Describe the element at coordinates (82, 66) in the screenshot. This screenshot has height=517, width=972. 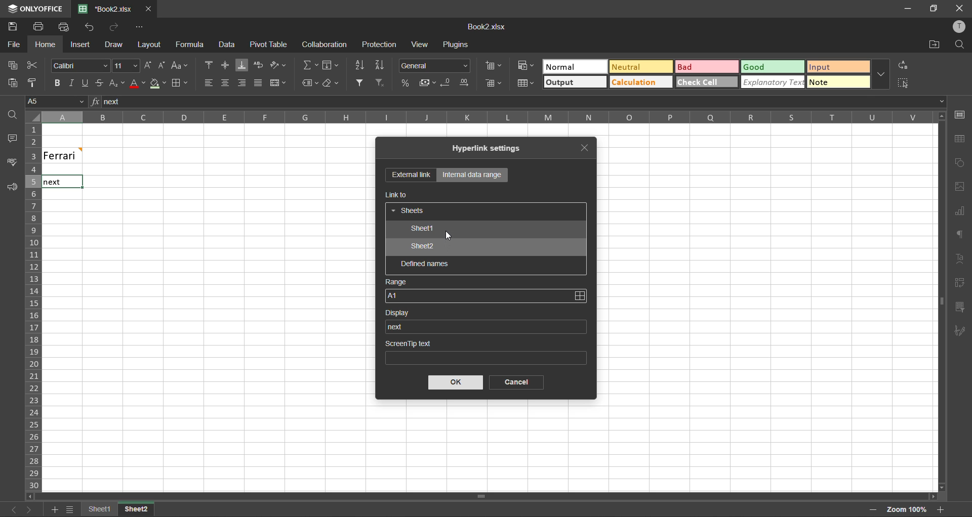
I see `font style` at that location.